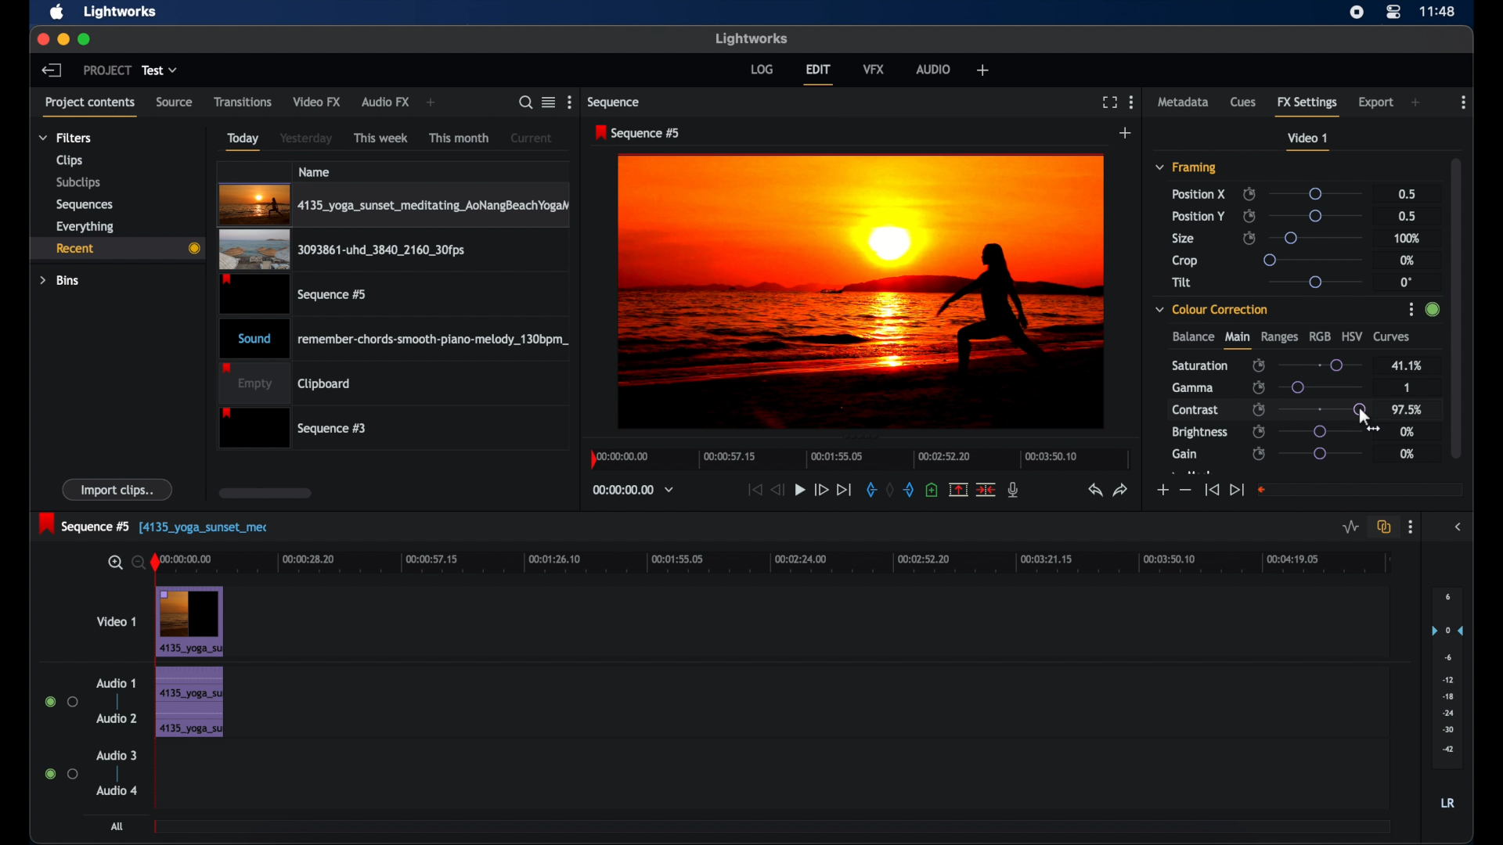 Image resolution: width=1503 pixels, height=845 pixels. I want to click on slider, so click(1321, 409).